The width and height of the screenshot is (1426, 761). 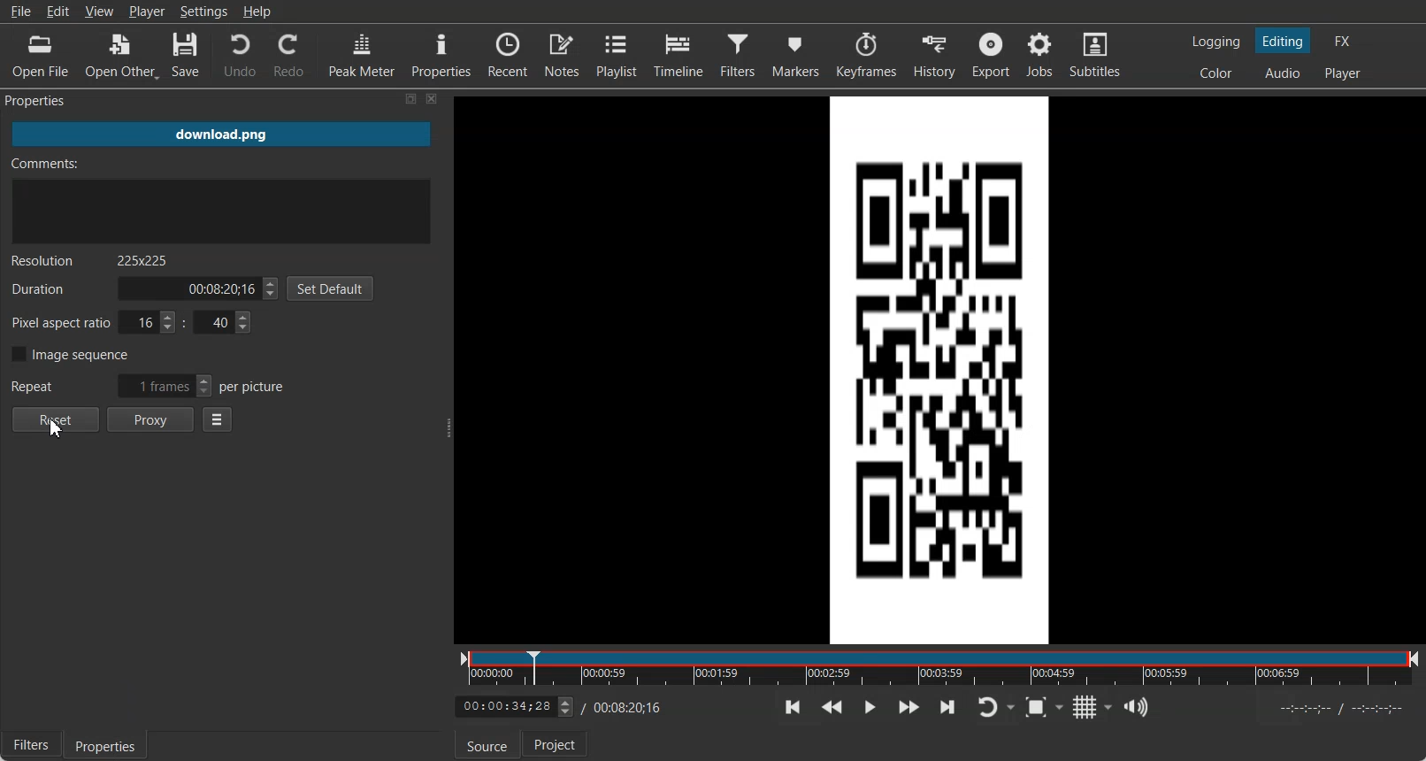 I want to click on Start and End Time, so click(x=1345, y=708).